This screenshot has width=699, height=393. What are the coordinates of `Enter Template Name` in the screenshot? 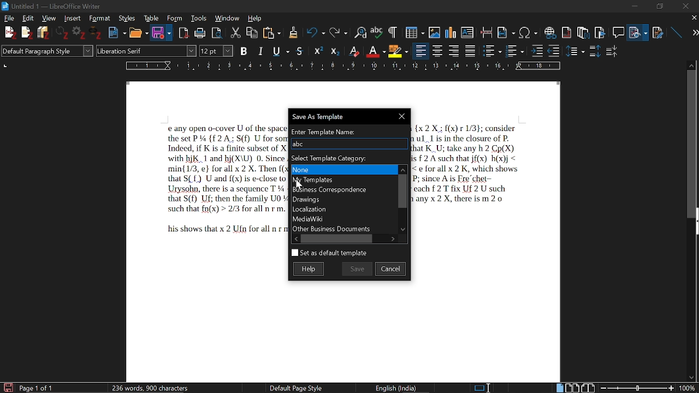 It's located at (348, 130).